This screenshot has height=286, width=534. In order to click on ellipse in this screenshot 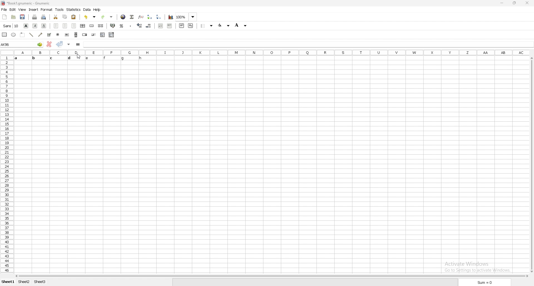, I will do `click(14, 35)`.